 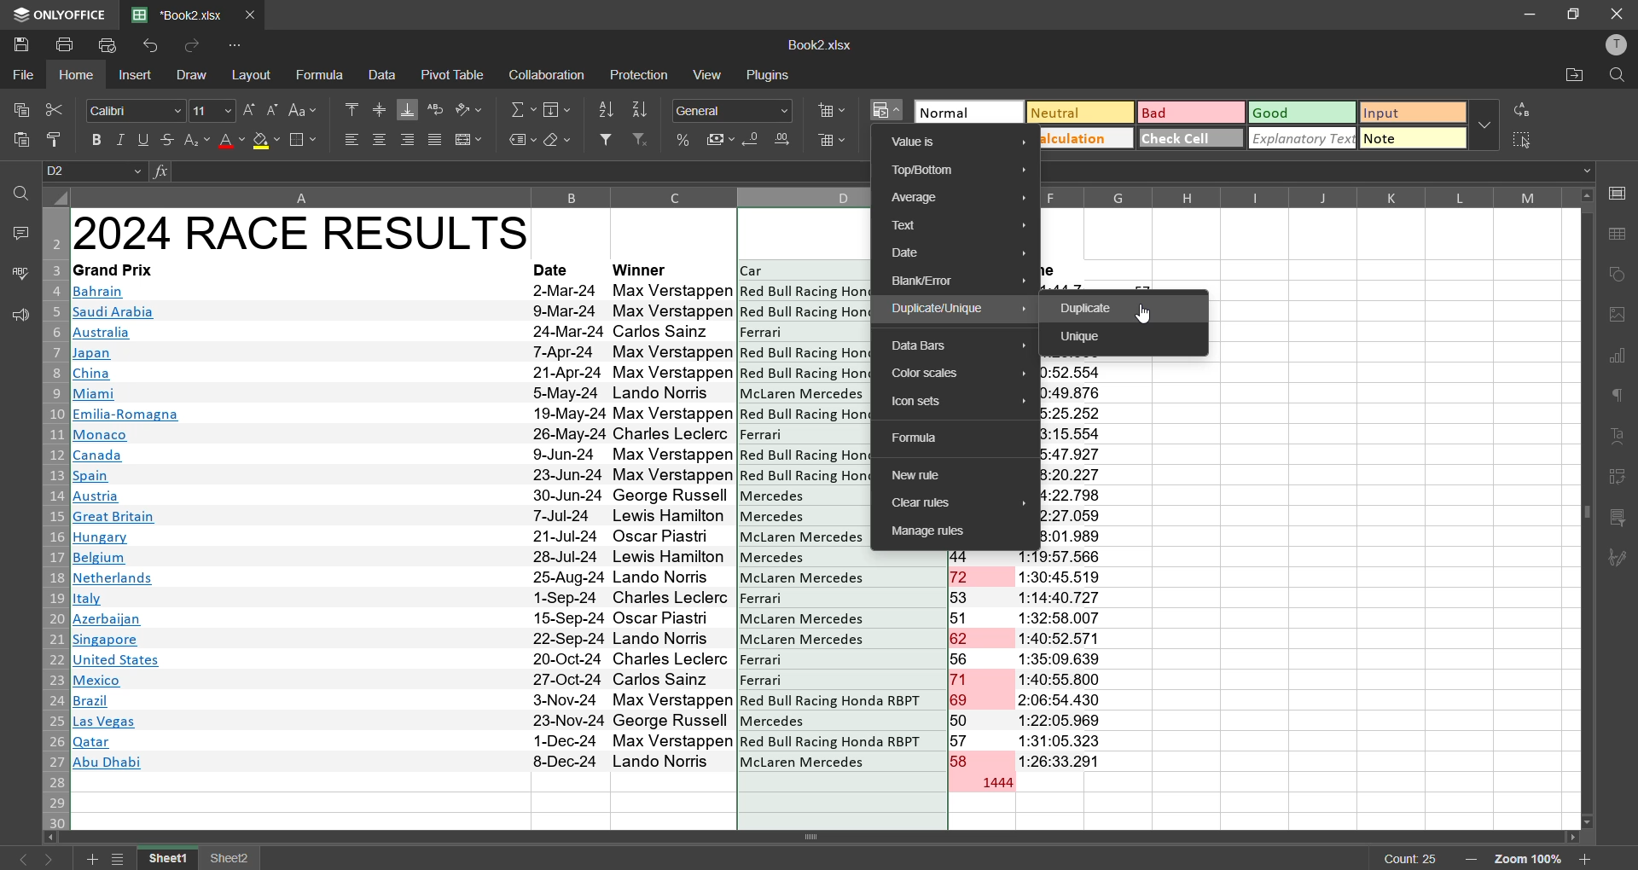 I want to click on data, so click(x=382, y=74).